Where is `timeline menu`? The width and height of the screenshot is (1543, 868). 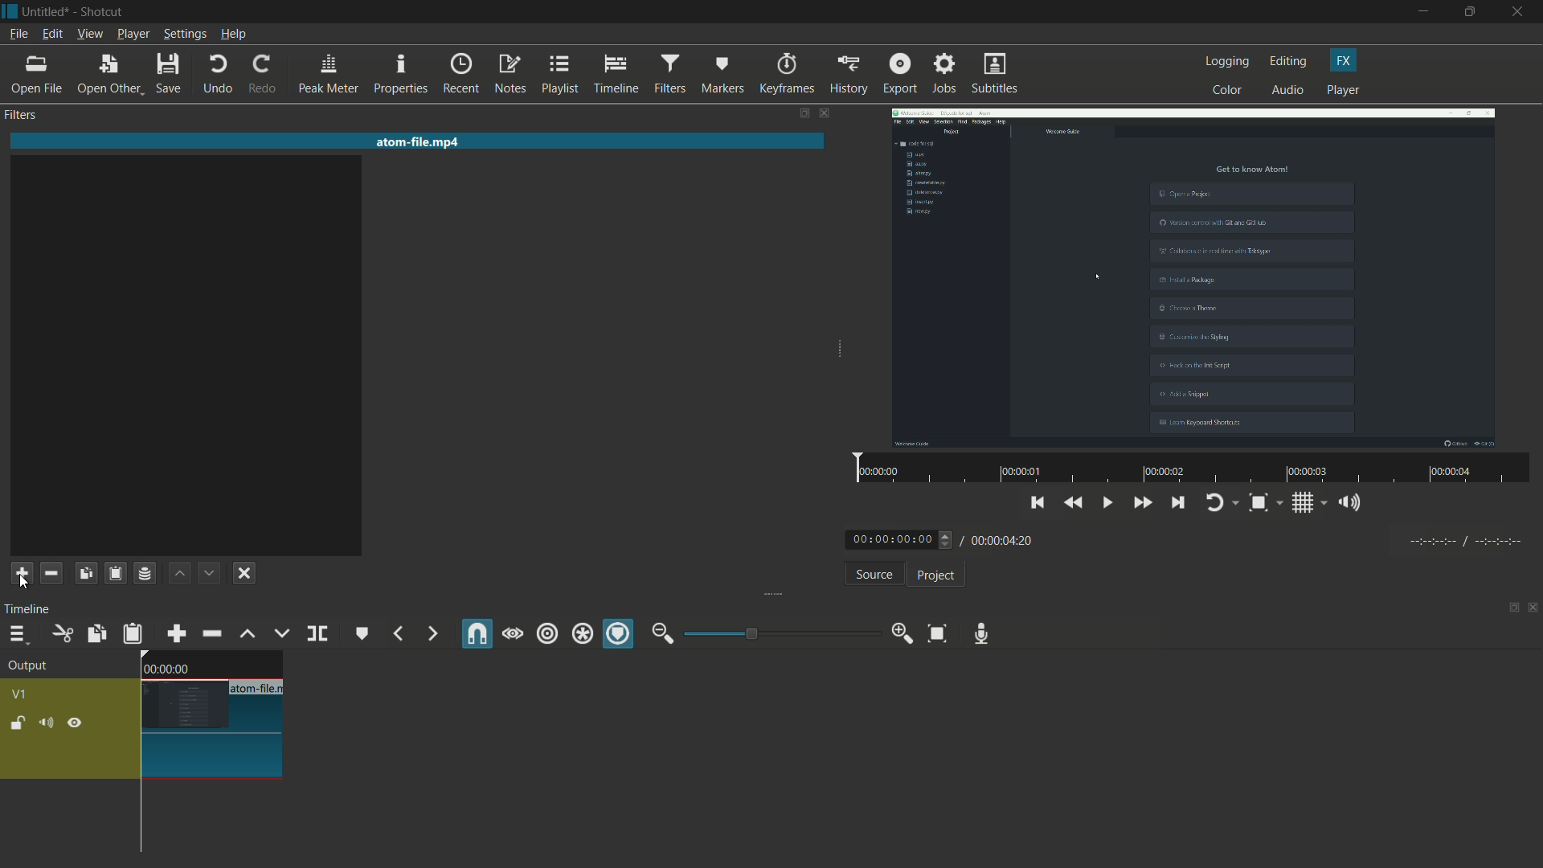
timeline menu is located at coordinates (18, 636).